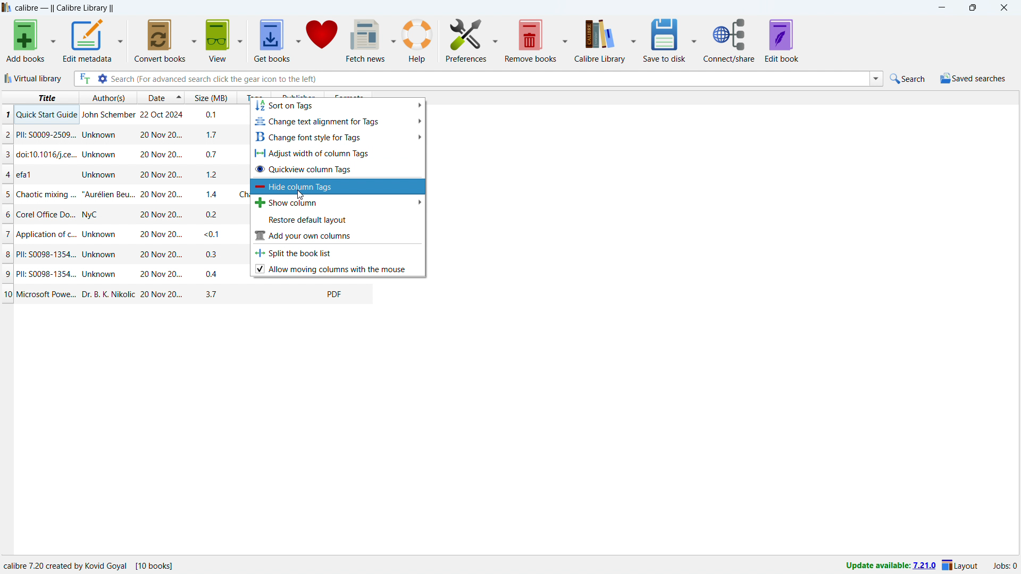  I want to click on title, so click(39, 96).